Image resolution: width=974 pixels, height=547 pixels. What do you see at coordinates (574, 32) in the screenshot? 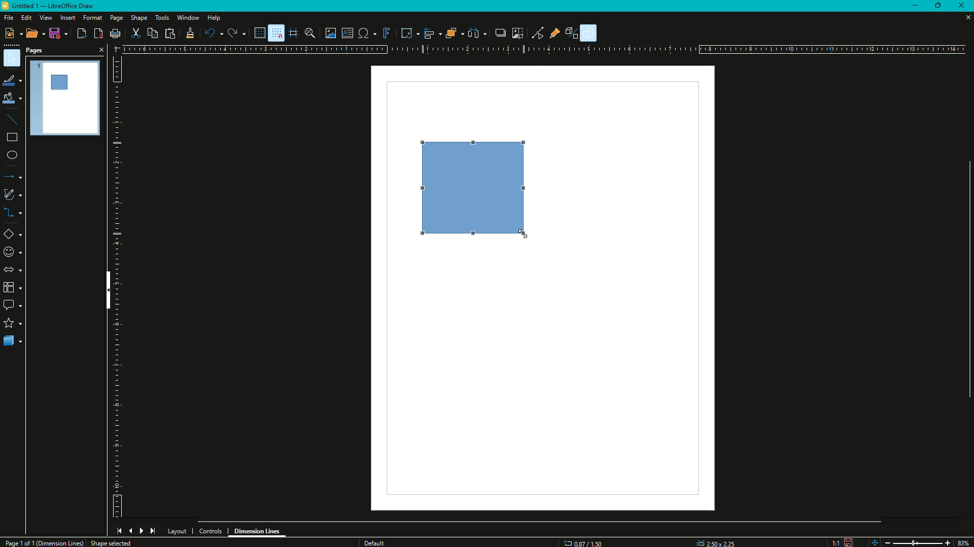
I see `Toggle Extrusion` at bounding box center [574, 32].